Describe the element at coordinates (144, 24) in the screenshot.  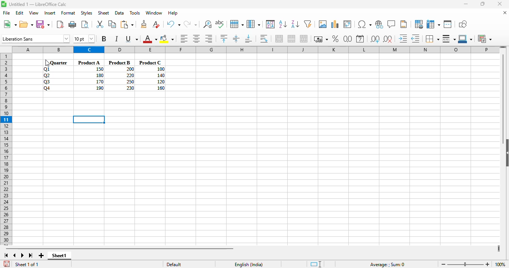
I see `clone formatting` at that location.